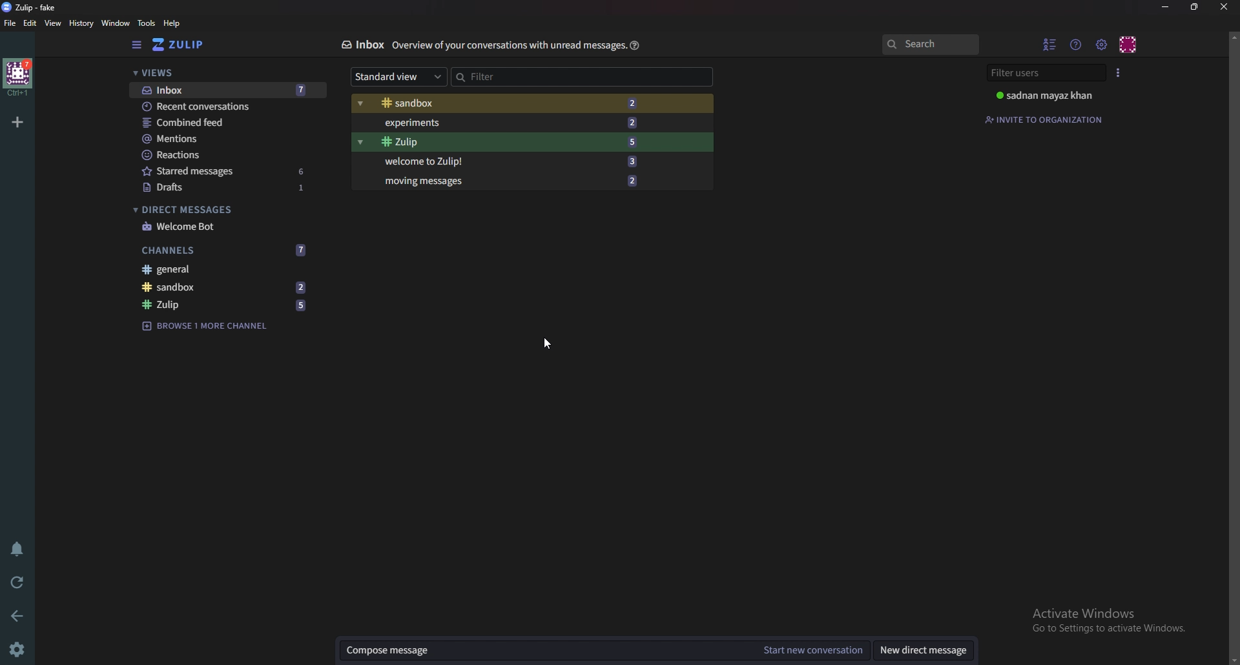  Describe the element at coordinates (19, 582) in the screenshot. I see `Reload` at that location.